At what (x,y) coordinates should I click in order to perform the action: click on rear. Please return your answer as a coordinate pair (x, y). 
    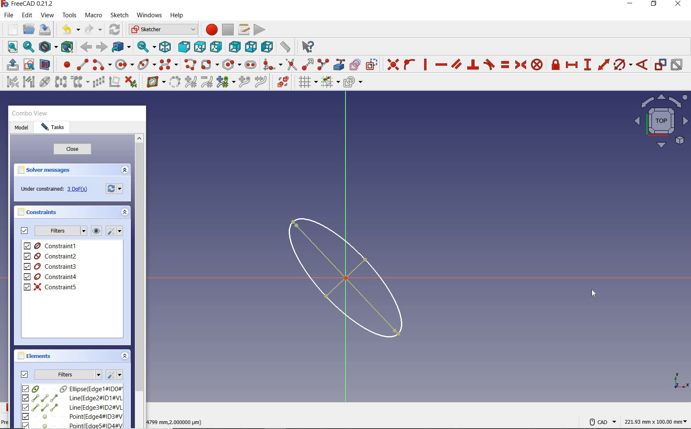
    Looking at the image, I should click on (234, 46).